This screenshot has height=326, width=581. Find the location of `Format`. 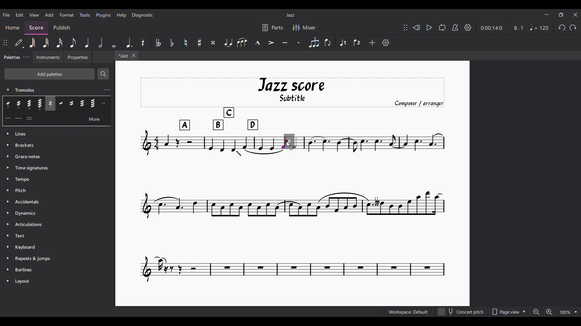

Format is located at coordinates (67, 15).